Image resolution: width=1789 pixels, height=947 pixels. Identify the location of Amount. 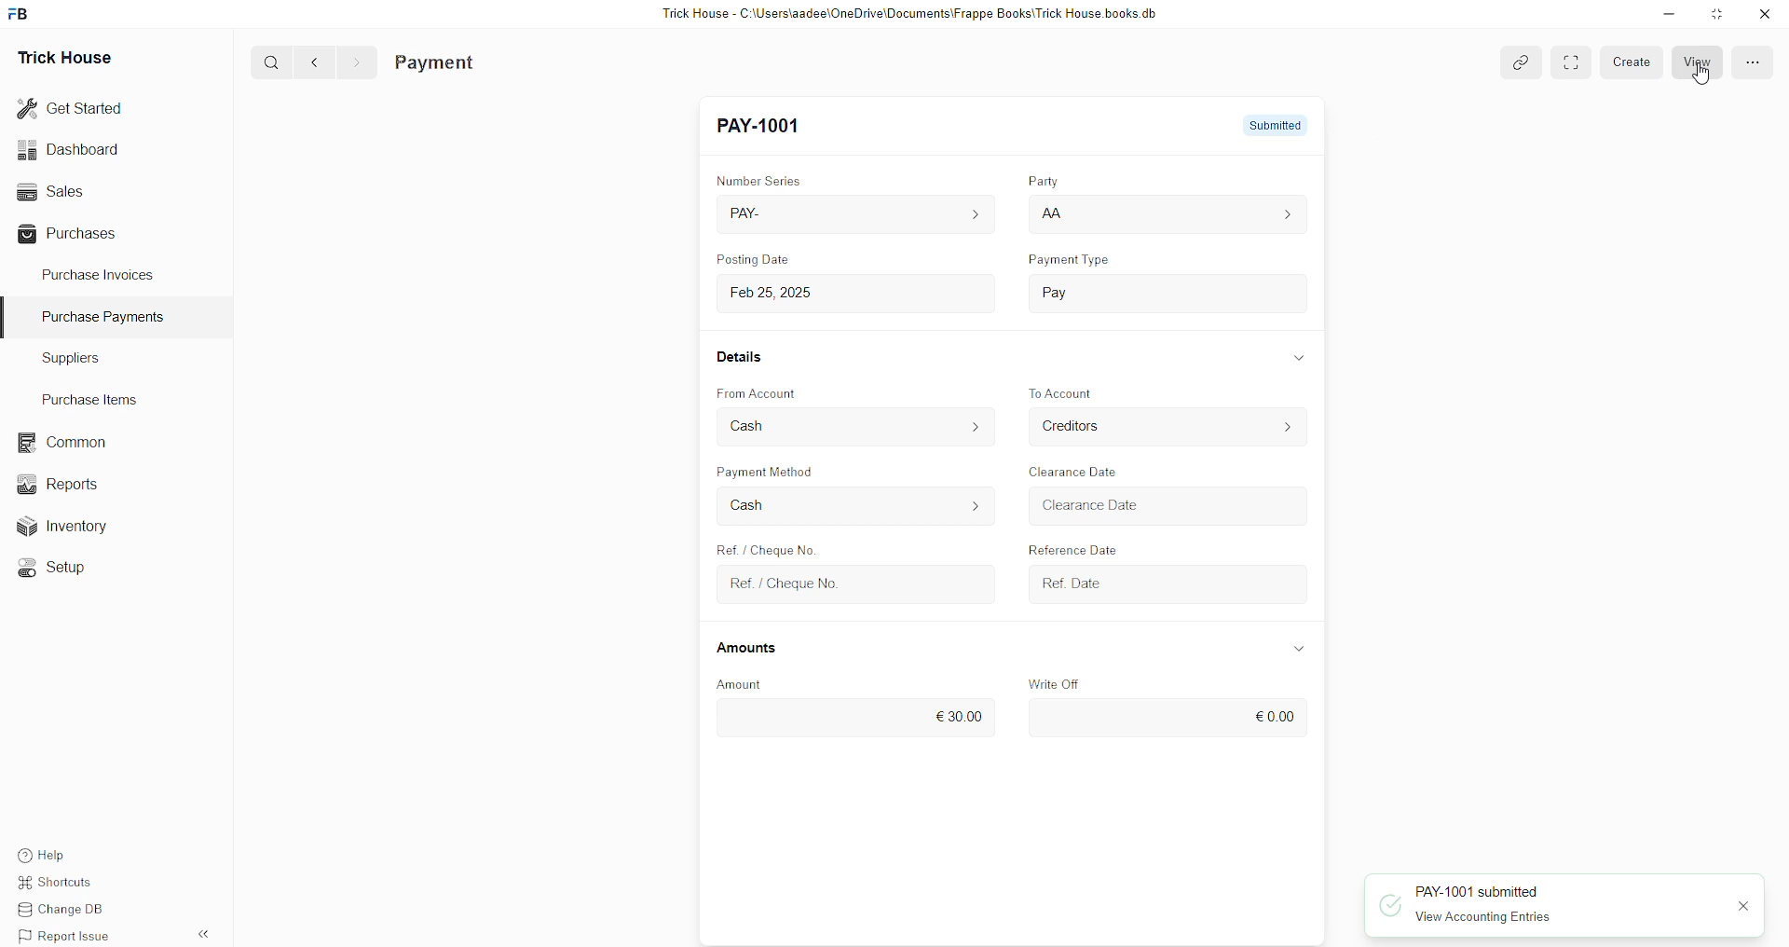
(759, 681).